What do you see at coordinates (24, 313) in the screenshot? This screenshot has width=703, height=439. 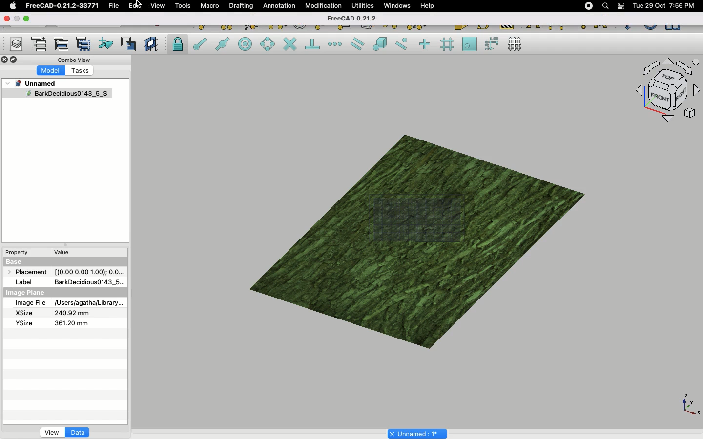 I see `XSize` at bounding box center [24, 313].